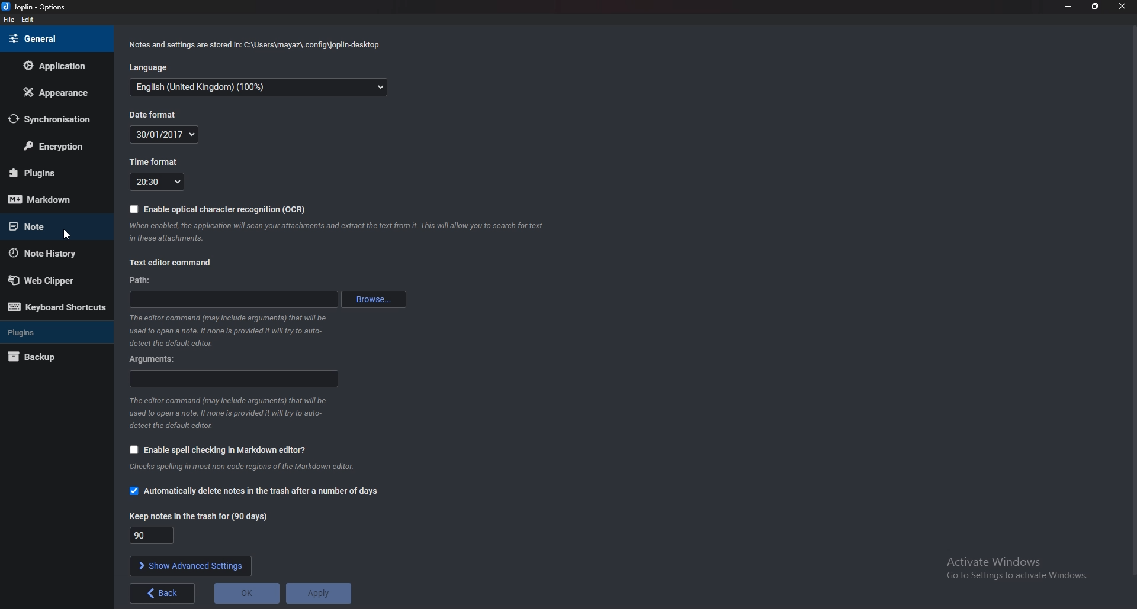 This screenshot has width=1137, height=609. Describe the element at coordinates (252, 468) in the screenshot. I see `Info` at that location.